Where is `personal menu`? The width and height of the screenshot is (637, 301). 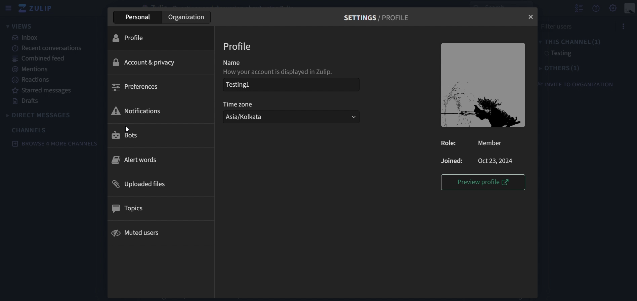
personal menu is located at coordinates (630, 9).